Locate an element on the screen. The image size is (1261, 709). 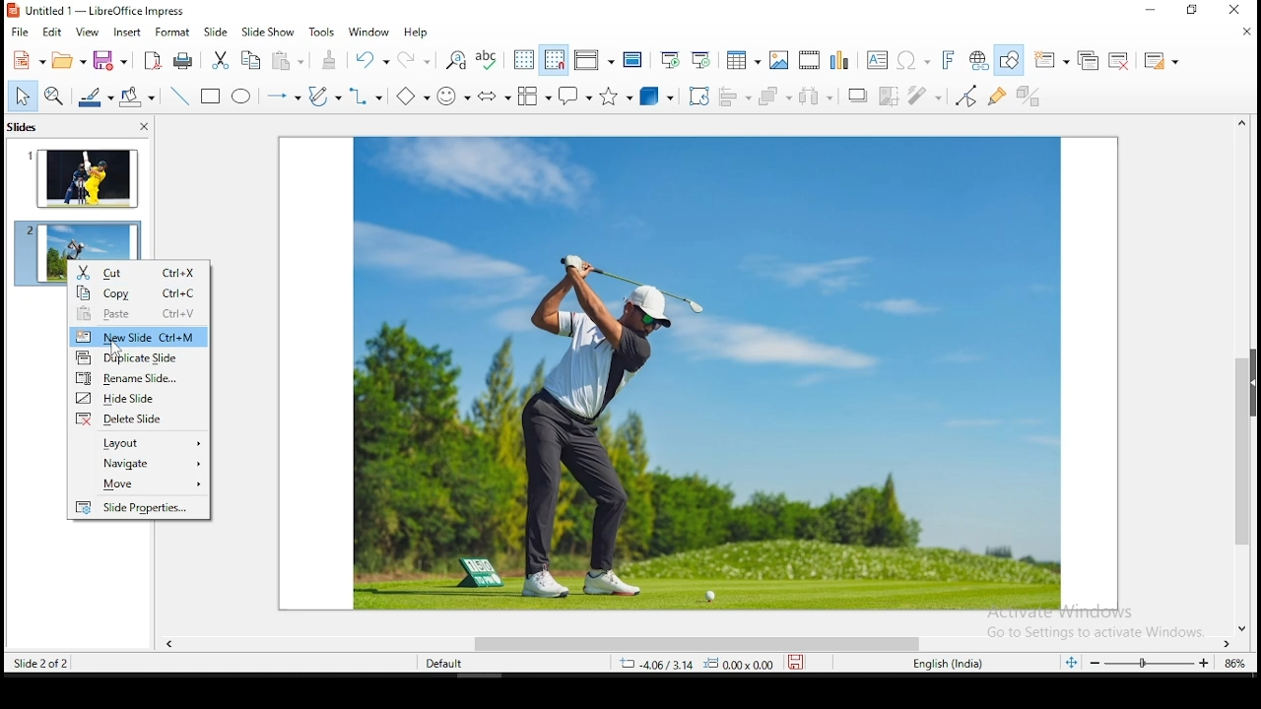
fit slide to current window is located at coordinates (1073, 660).